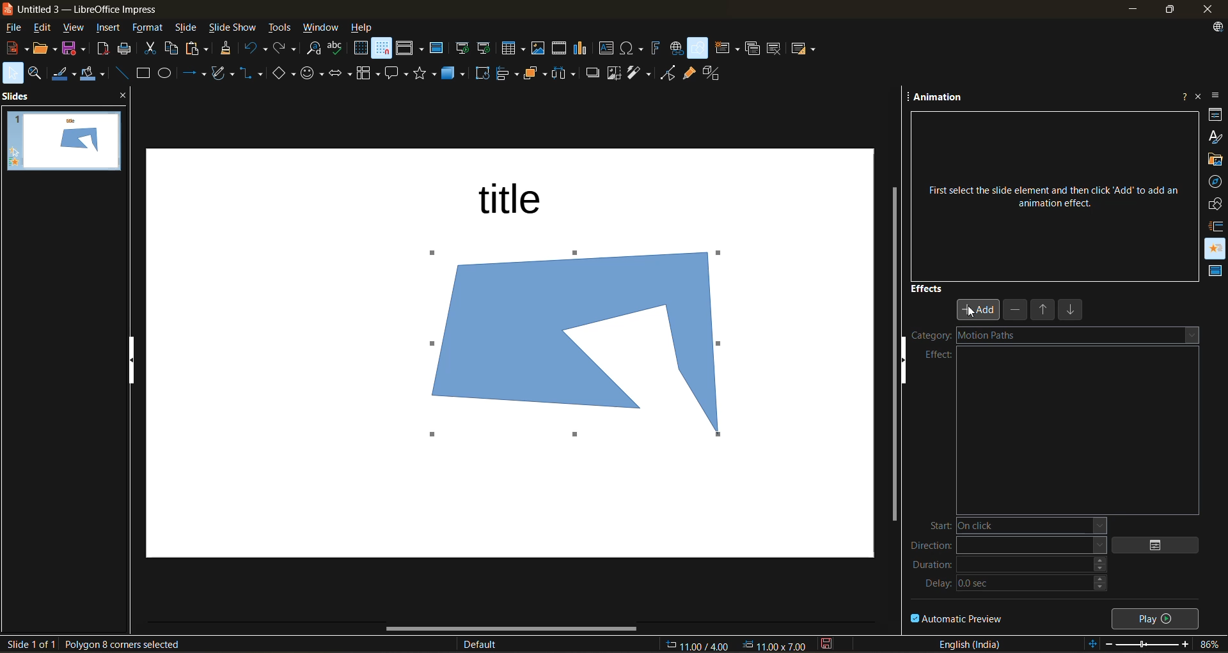 This screenshot has width=1228, height=653. I want to click on text language, so click(977, 643).